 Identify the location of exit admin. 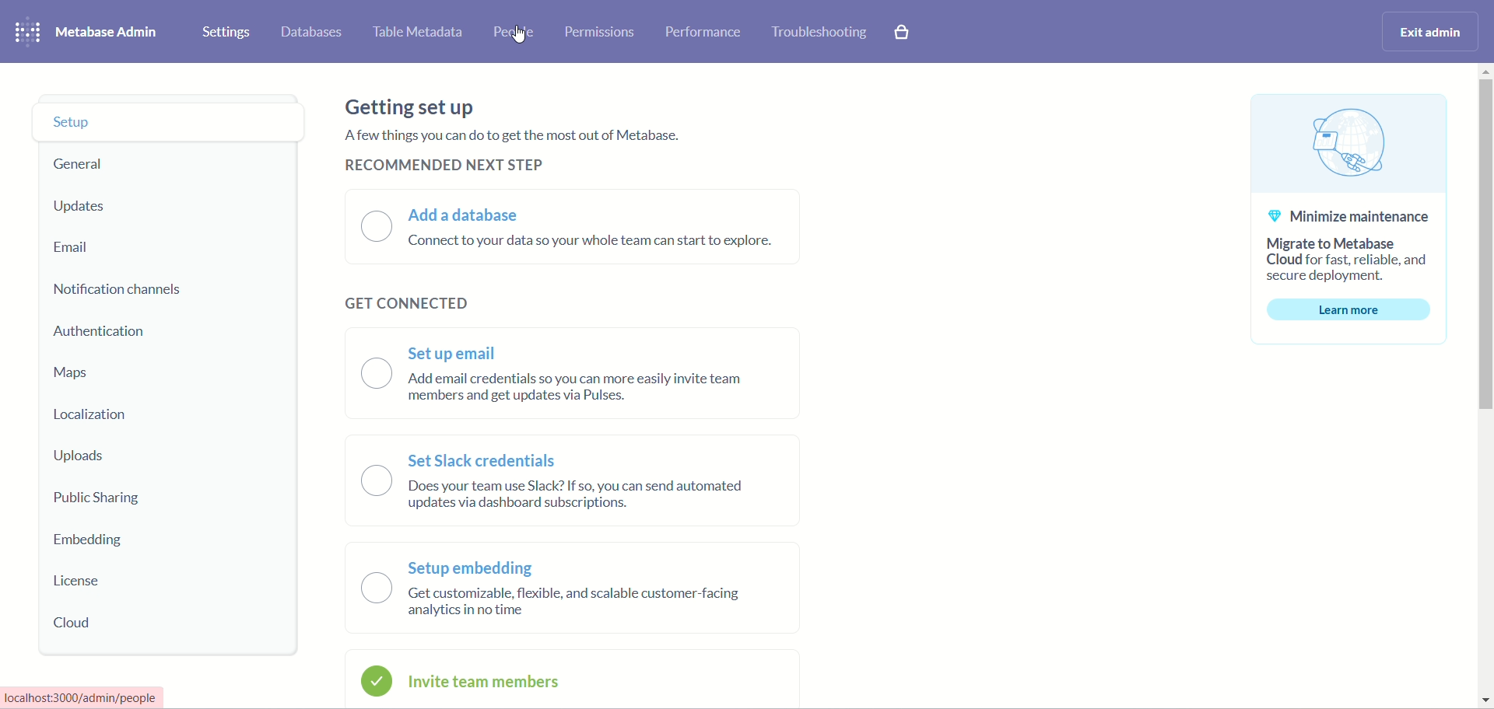
(1427, 31).